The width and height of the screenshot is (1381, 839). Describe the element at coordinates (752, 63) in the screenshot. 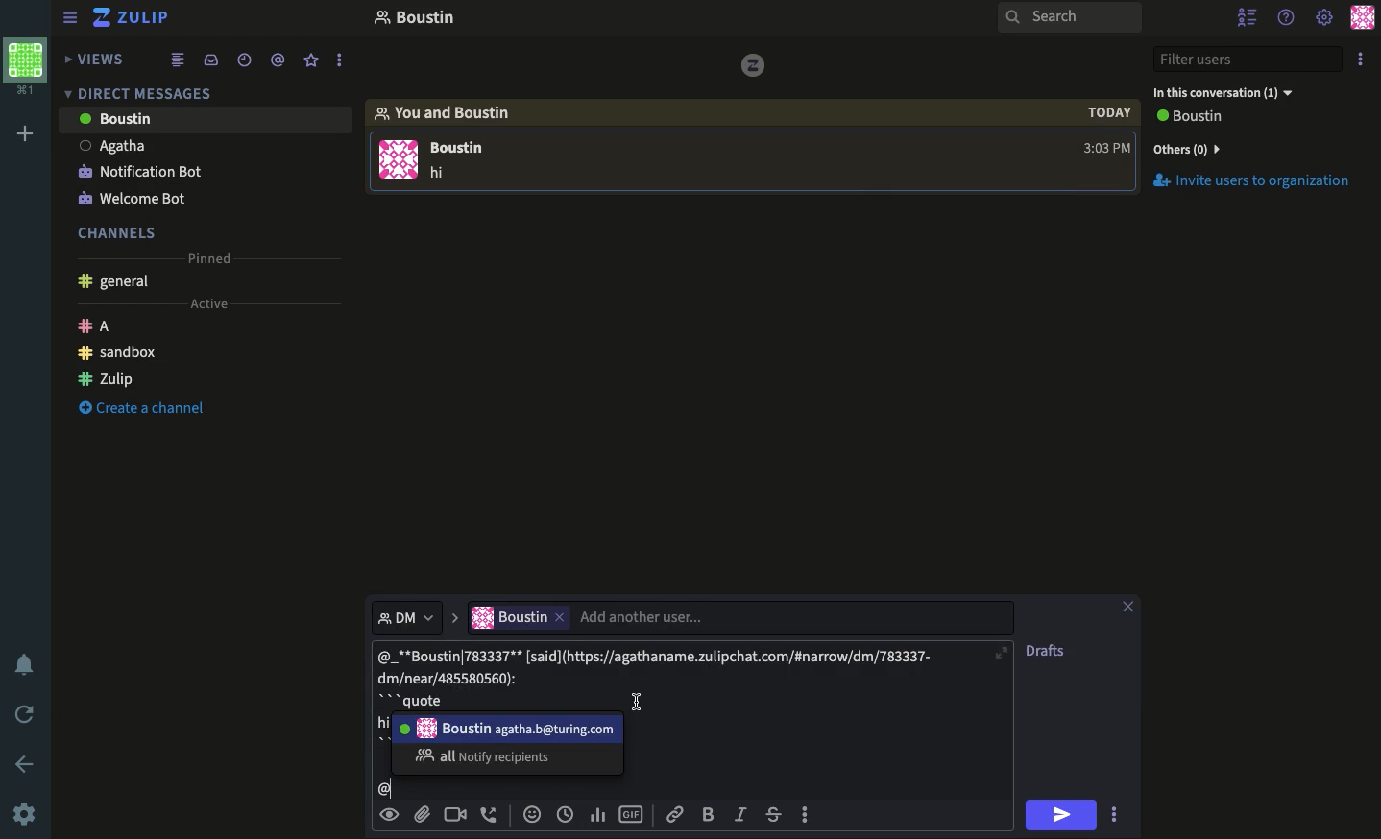

I see `vice versa` at that location.